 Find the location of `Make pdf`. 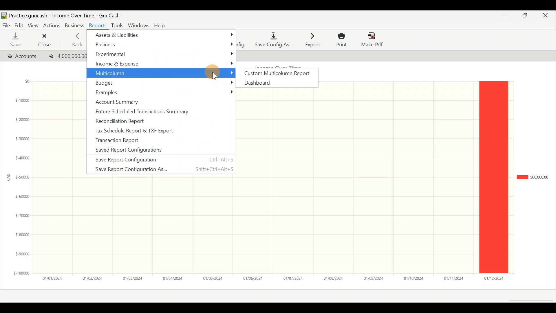

Make pdf is located at coordinates (374, 41).